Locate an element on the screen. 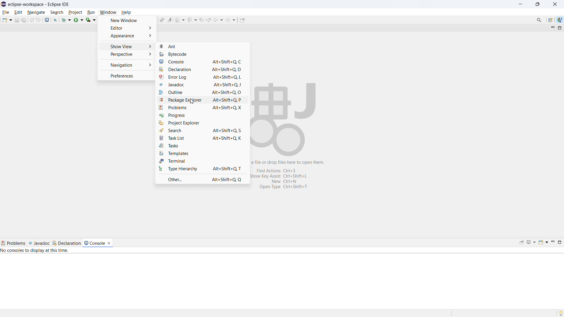 The height and width of the screenshot is (317, 564). Tip of the day is located at coordinates (559, 313).